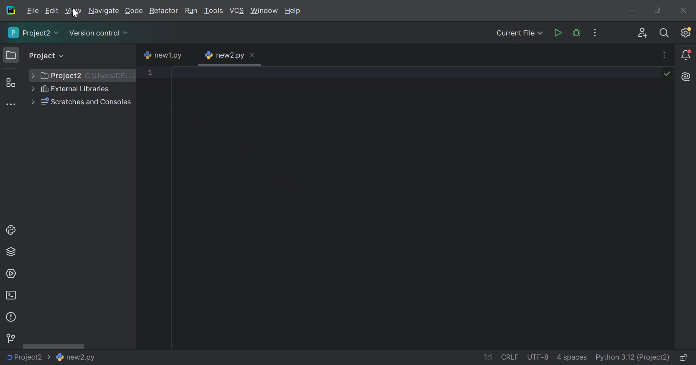 Image resolution: width=696 pixels, height=365 pixels. I want to click on Minimize, so click(633, 10).